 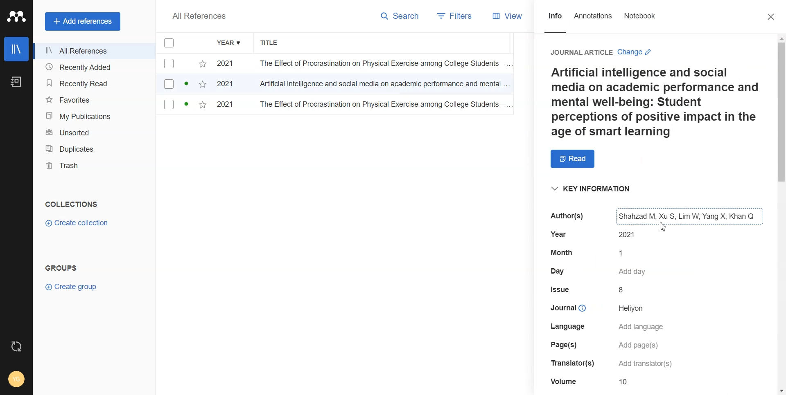 What do you see at coordinates (93, 67) in the screenshot?
I see `Recently added` at bounding box center [93, 67].